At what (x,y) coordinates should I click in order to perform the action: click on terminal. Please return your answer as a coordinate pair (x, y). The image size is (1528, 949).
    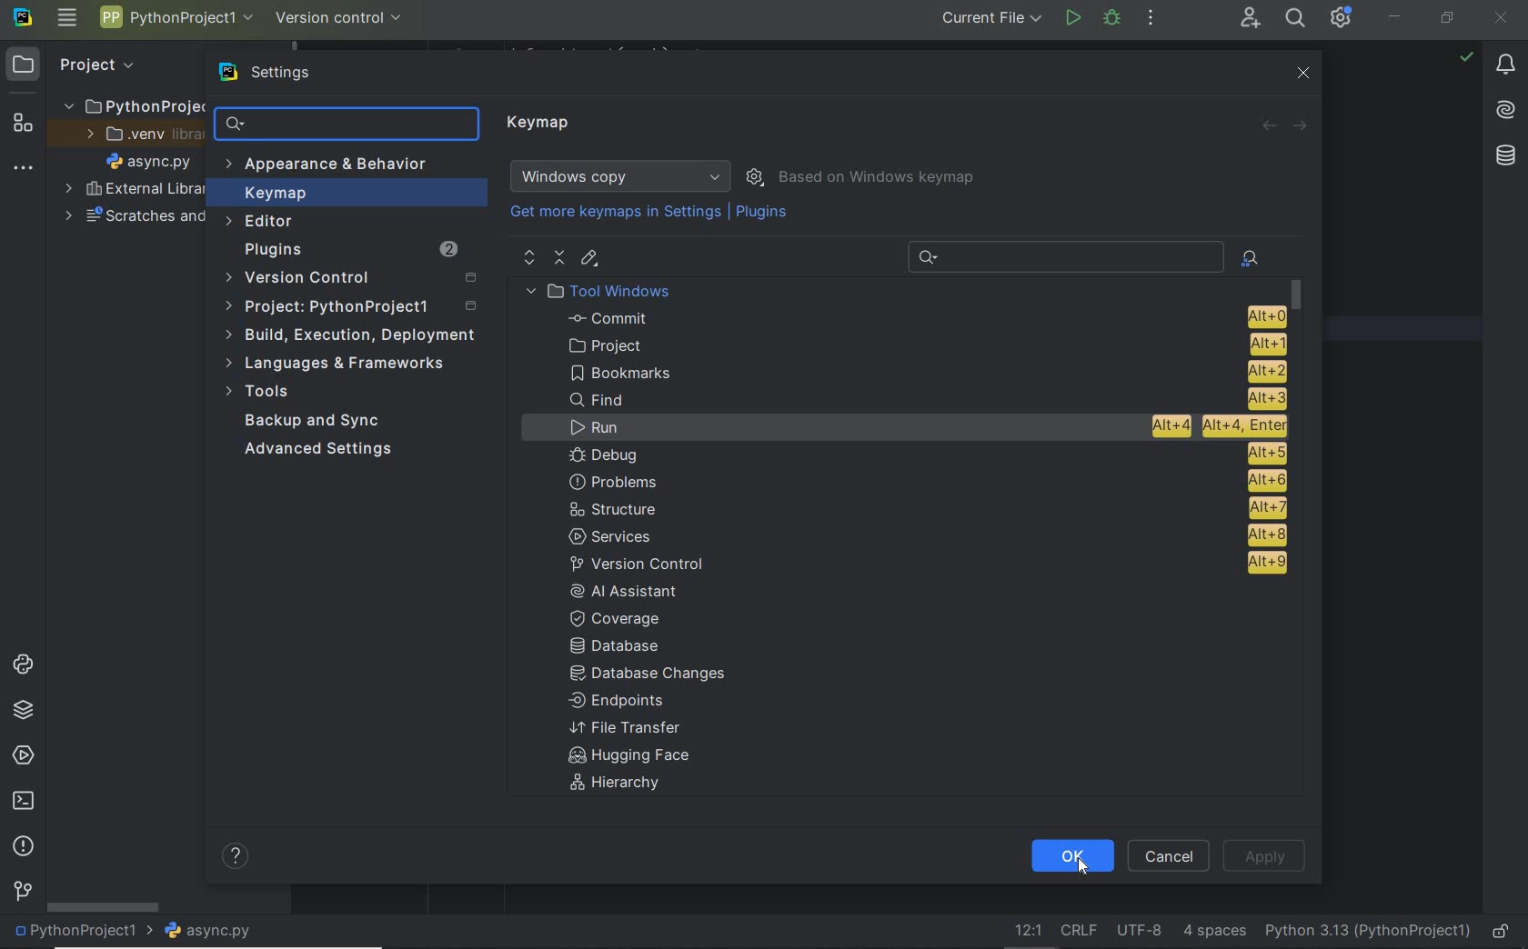
    Looking at the image, I should click on (22, 802).